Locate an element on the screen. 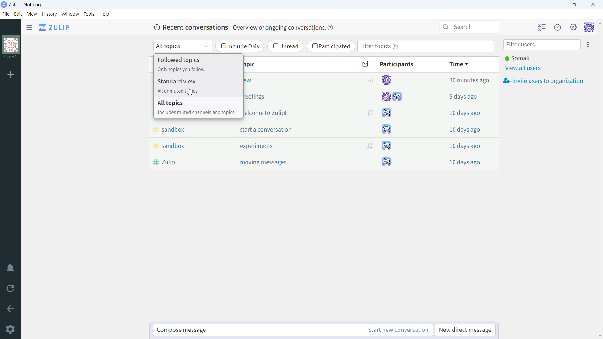 This screenshot has height=339, width=603. select topic is located at coordinates (182, 46).